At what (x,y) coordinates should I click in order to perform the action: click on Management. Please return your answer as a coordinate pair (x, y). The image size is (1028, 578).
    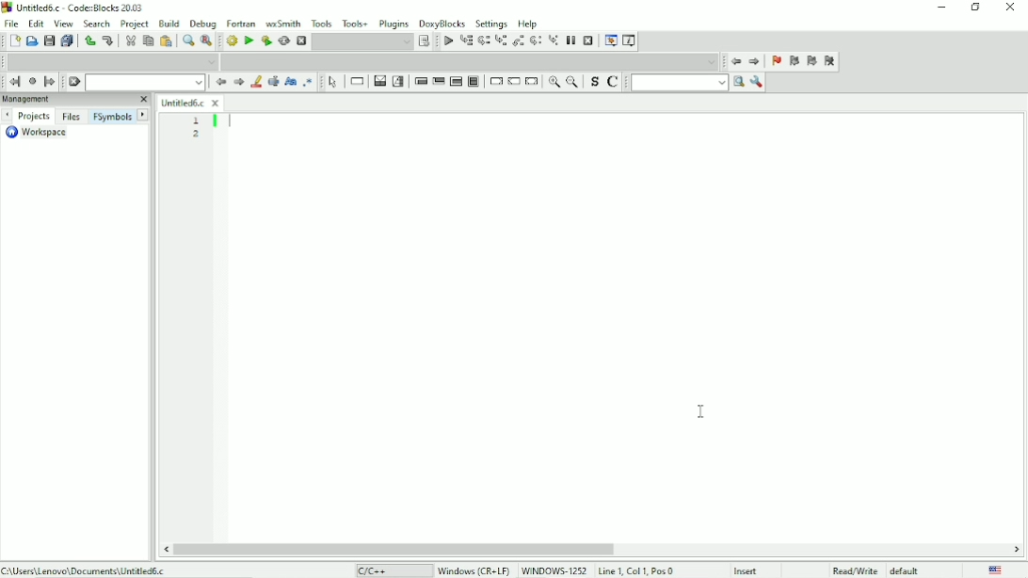
    Looking at the image, I should click on (75, 100).